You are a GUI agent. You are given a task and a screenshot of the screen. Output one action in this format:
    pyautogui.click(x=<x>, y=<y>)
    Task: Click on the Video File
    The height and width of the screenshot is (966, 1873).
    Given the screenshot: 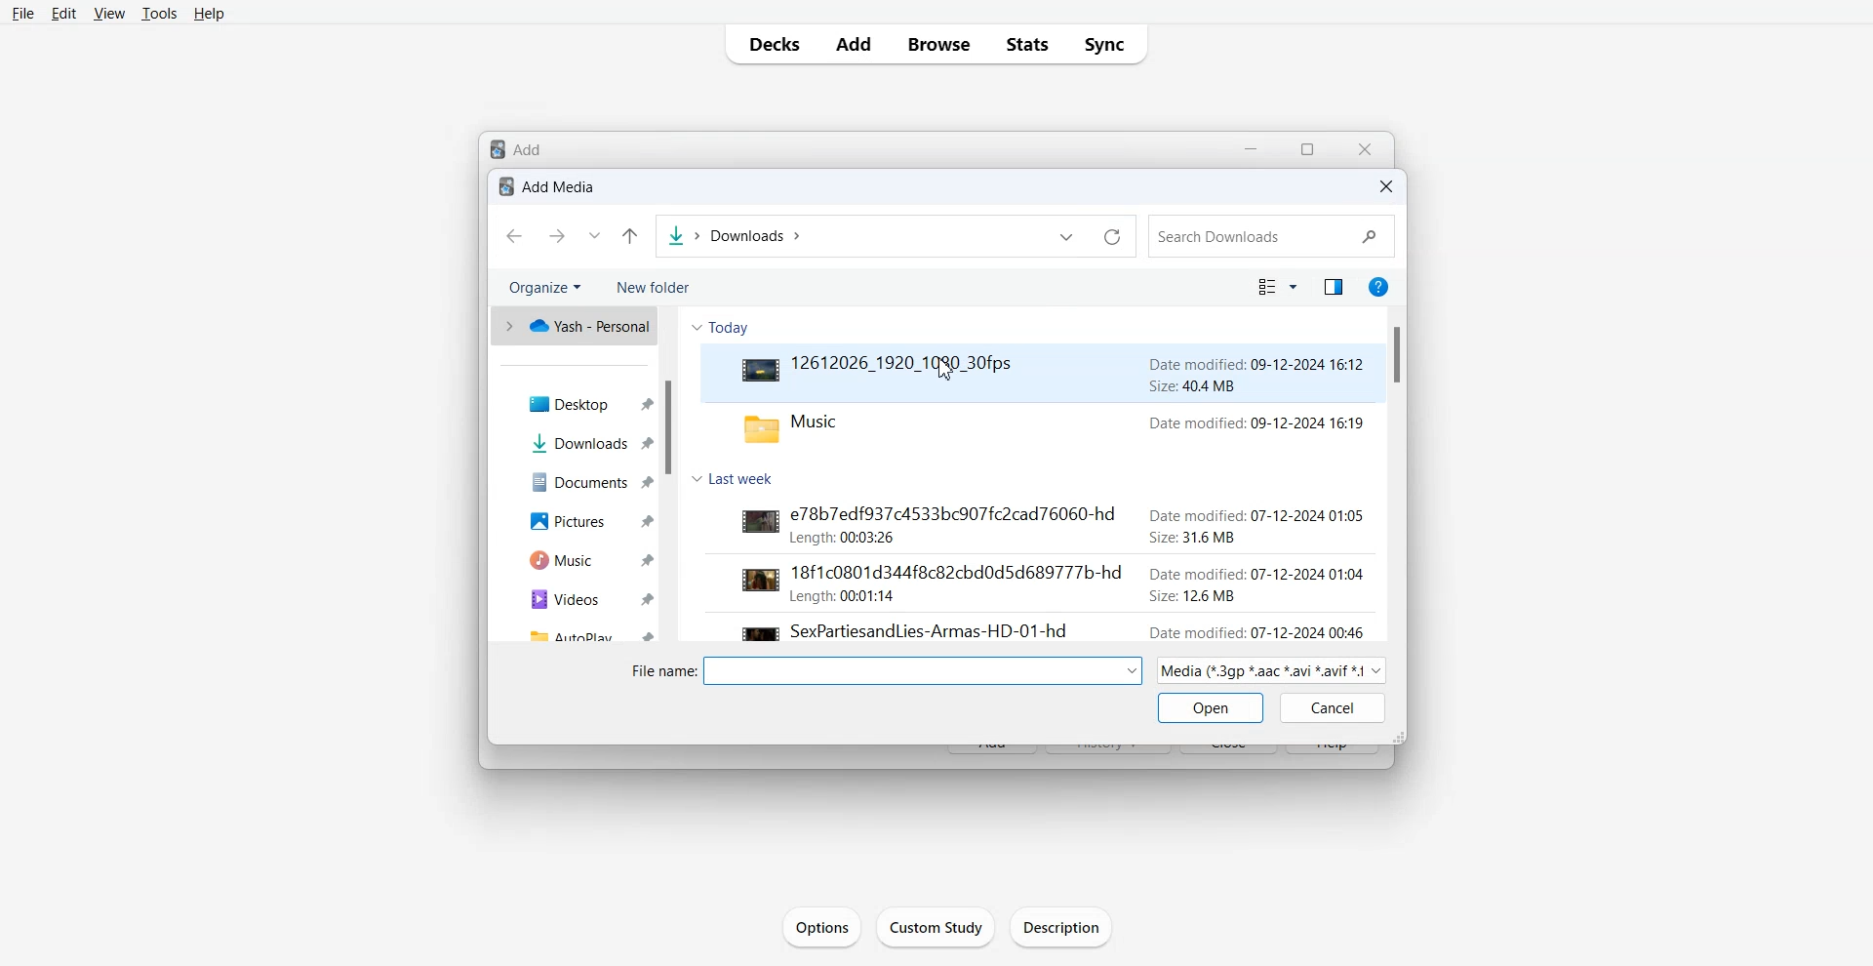 What is the action you would take?
    pyautogui.click(x=1034, y=373)
    